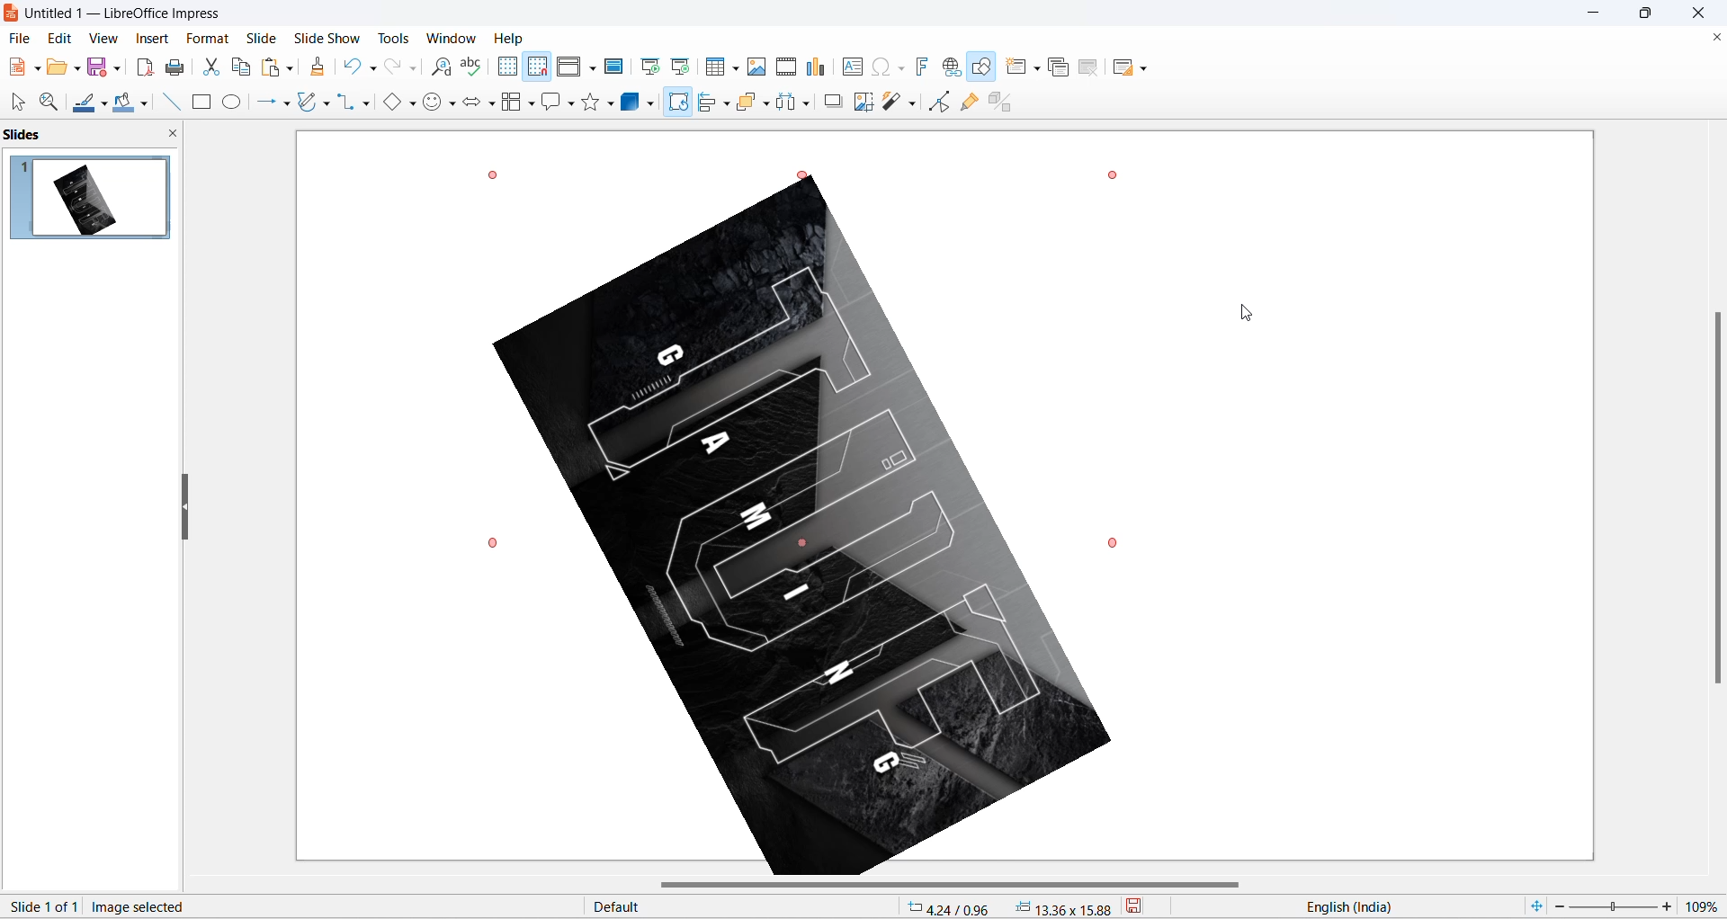  I want to click on ellipse, so click(234, 102).